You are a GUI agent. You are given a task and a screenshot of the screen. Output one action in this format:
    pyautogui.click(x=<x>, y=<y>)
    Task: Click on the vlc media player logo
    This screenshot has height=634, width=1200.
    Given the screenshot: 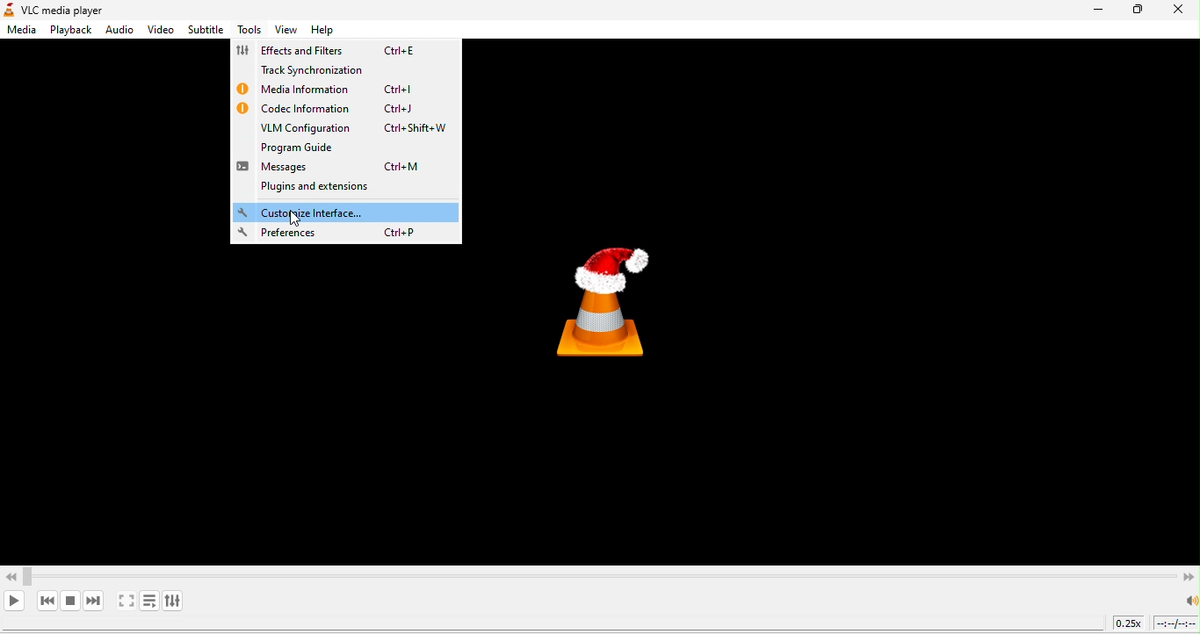 What is the action you would take?
    pyautogui.click(x=605, y=303)
    